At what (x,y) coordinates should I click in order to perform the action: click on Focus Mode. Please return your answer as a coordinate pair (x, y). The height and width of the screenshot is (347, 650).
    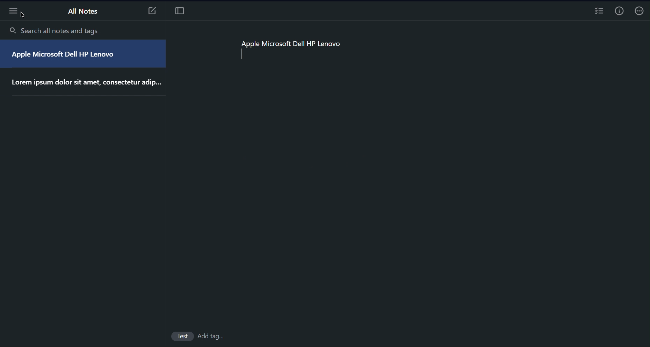
    Looking at the image, I should click on (181, 9).